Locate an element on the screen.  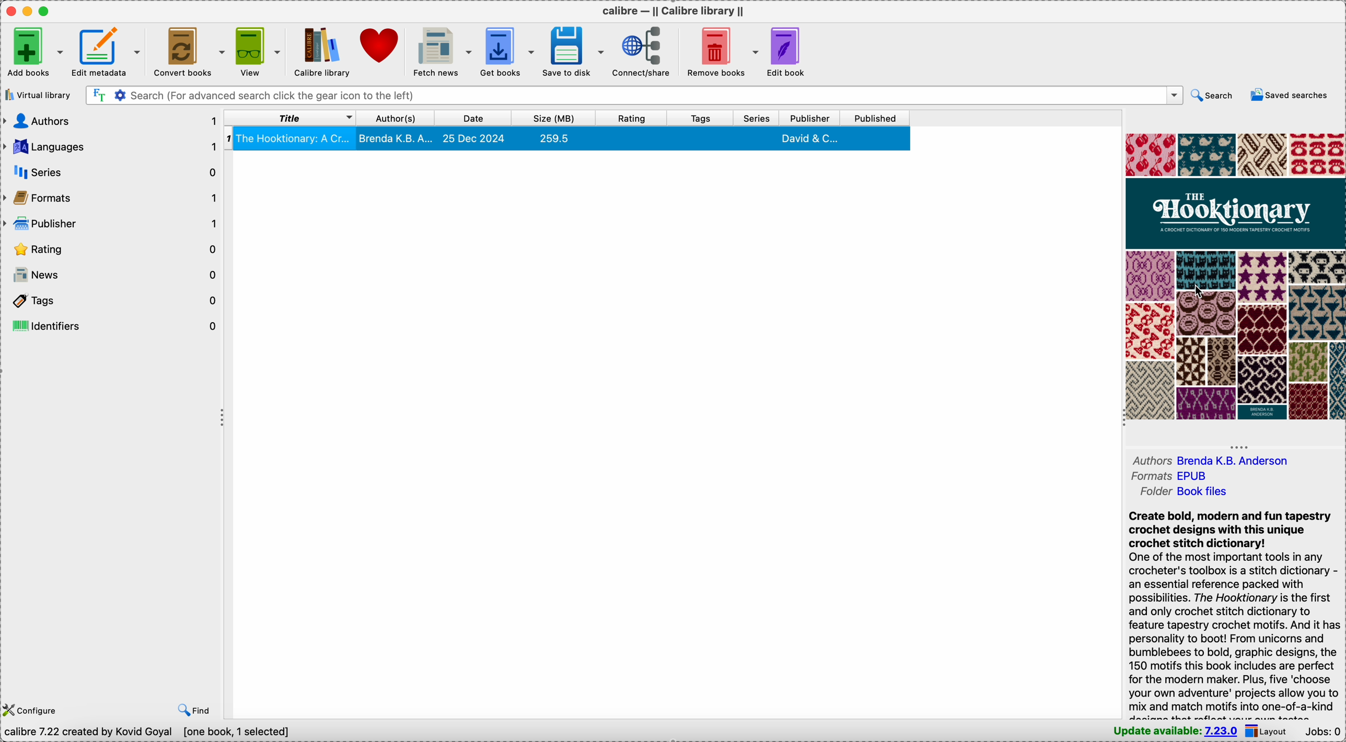
convert books is located at coordinates (188, 51).